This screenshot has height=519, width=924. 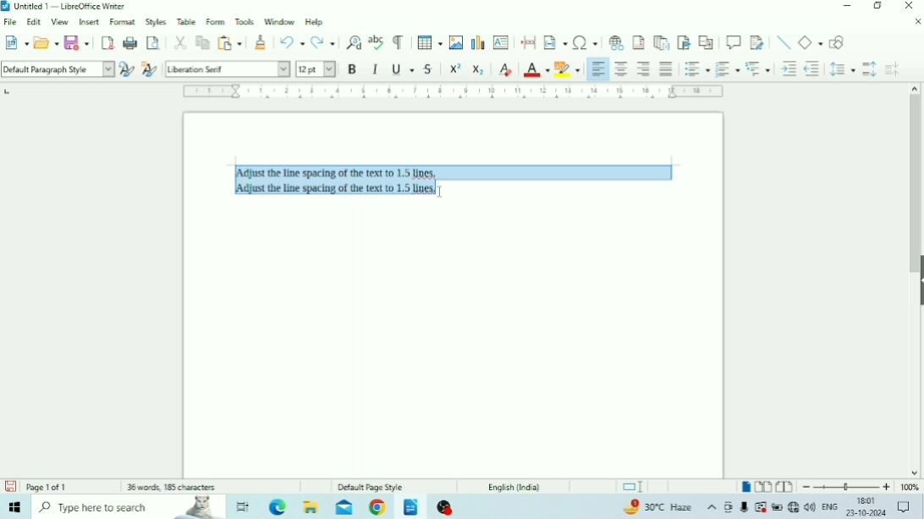 I want to click on Mail, so click(x=345, y=507).